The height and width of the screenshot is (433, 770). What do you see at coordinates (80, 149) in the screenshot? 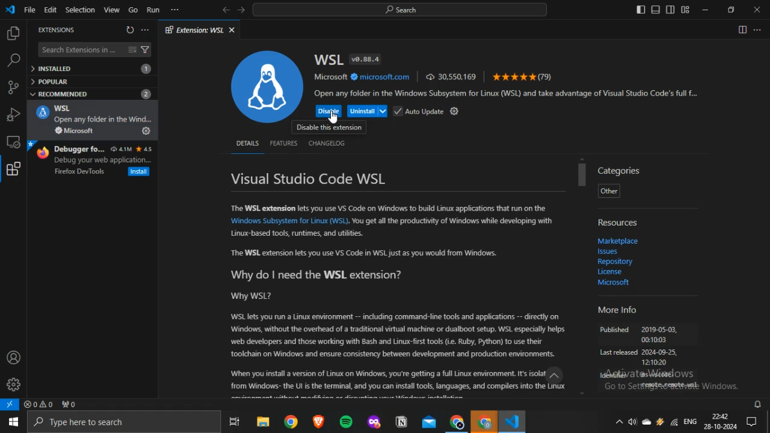
I see `Debugger fo...` at bounding box center [80, 149].